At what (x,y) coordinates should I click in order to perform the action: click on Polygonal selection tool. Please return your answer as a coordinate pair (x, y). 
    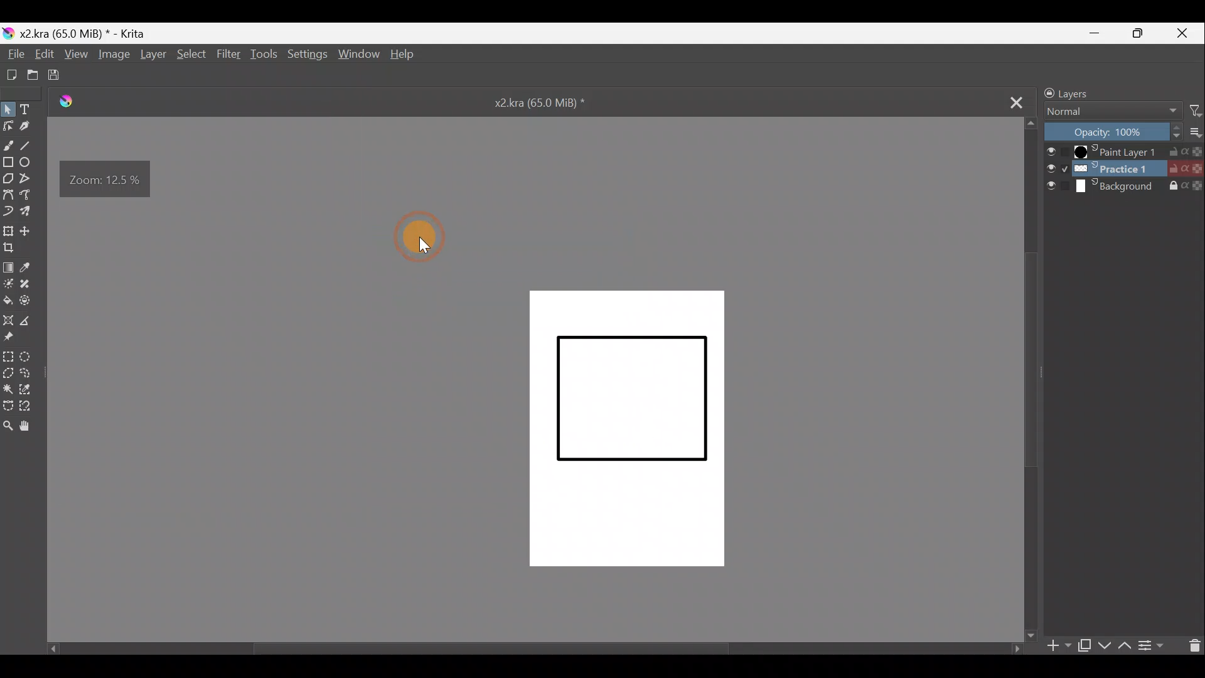
    Looking at the image, I should click on (8, 372).